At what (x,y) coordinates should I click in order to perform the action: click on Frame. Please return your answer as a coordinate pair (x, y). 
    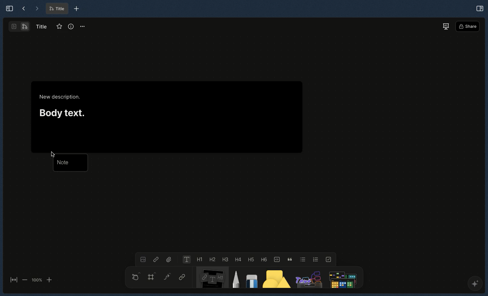
    Looking at the image, I should click on (152, 276).